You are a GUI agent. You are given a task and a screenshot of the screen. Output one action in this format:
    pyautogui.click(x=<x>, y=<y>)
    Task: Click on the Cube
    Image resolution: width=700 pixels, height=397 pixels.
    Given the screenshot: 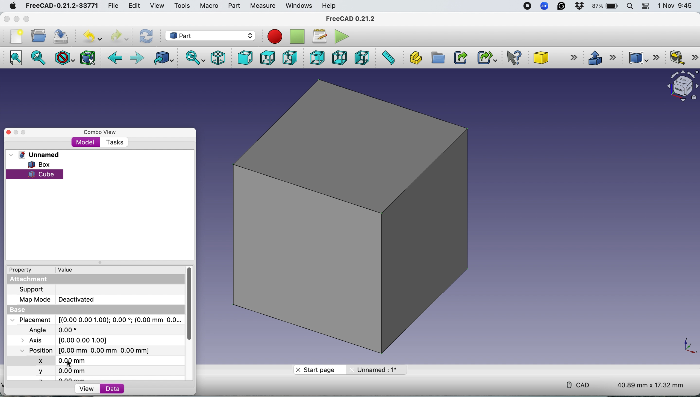 What is the action you would take?
    pyautogui.click(x=554, y=58)
    